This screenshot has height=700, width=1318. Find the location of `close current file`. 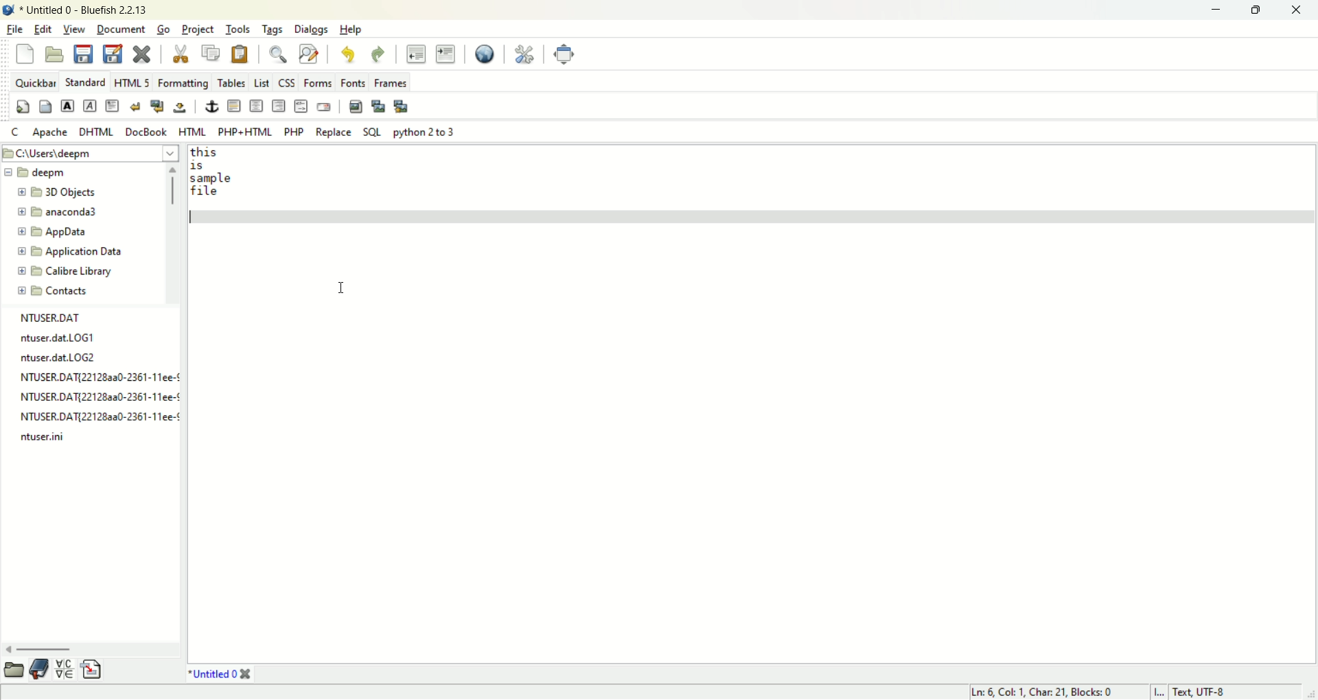

close current file is located at coordinates (144, 55).